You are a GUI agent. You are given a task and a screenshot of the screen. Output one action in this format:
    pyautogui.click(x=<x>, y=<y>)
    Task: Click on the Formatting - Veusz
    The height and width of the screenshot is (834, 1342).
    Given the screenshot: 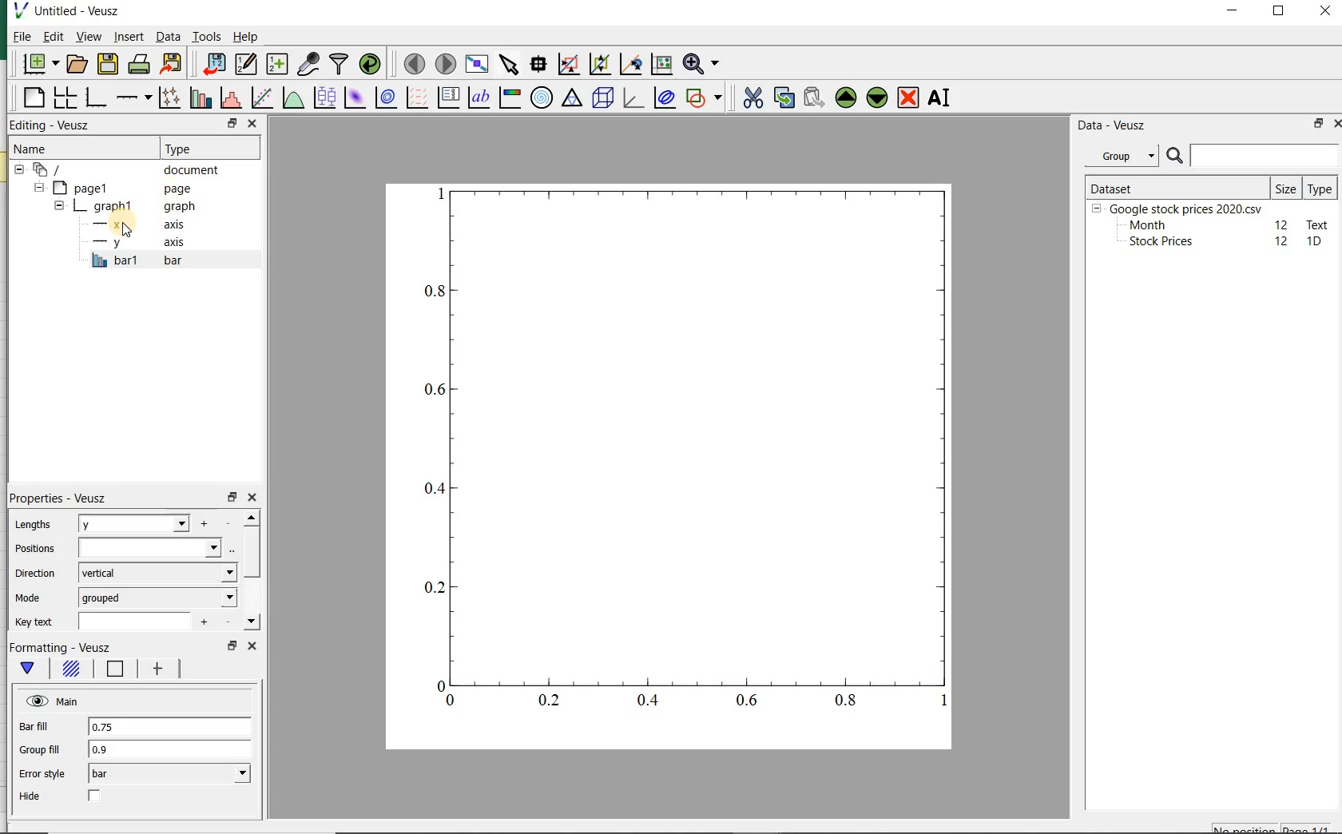 What is the action you would take?
    pyautogui.click(x=62, y=648)
    